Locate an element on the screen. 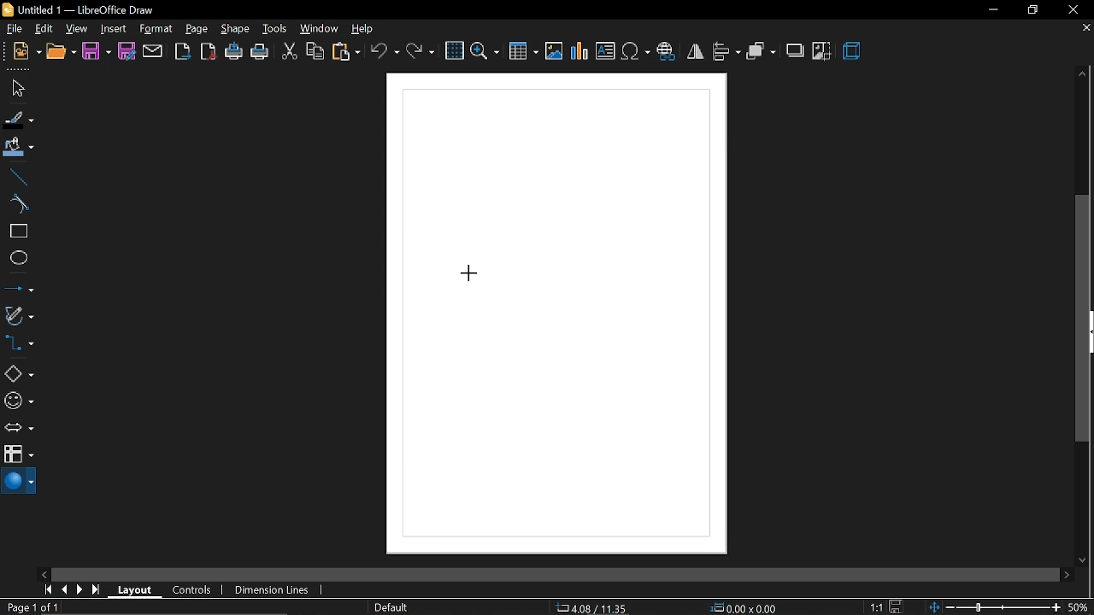 The width and height of the screenshot is (1094, 615). flowchart is located at coordinates (19, 454).